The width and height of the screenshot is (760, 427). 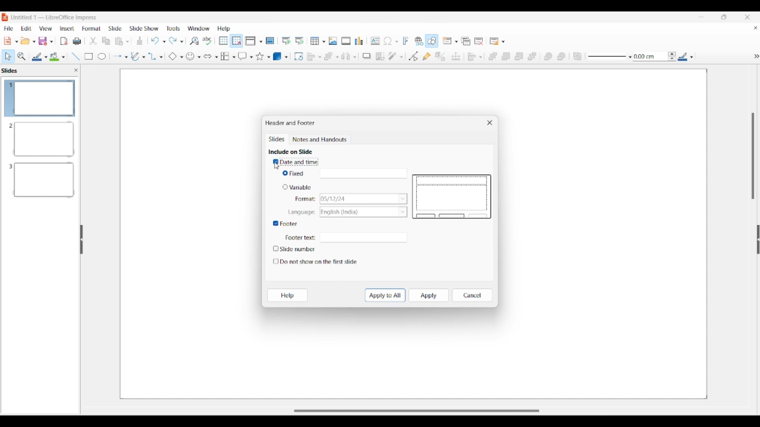 What do you see at coordinates (391, 41) in the screenshot?
I see `Insert special character options` at bounding box center [391, 41].